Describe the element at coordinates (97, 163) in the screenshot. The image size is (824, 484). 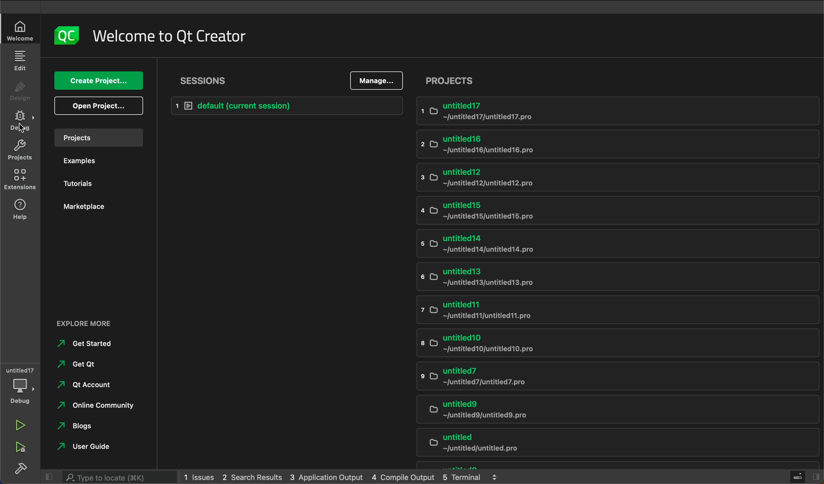
I see `examples` at that location.